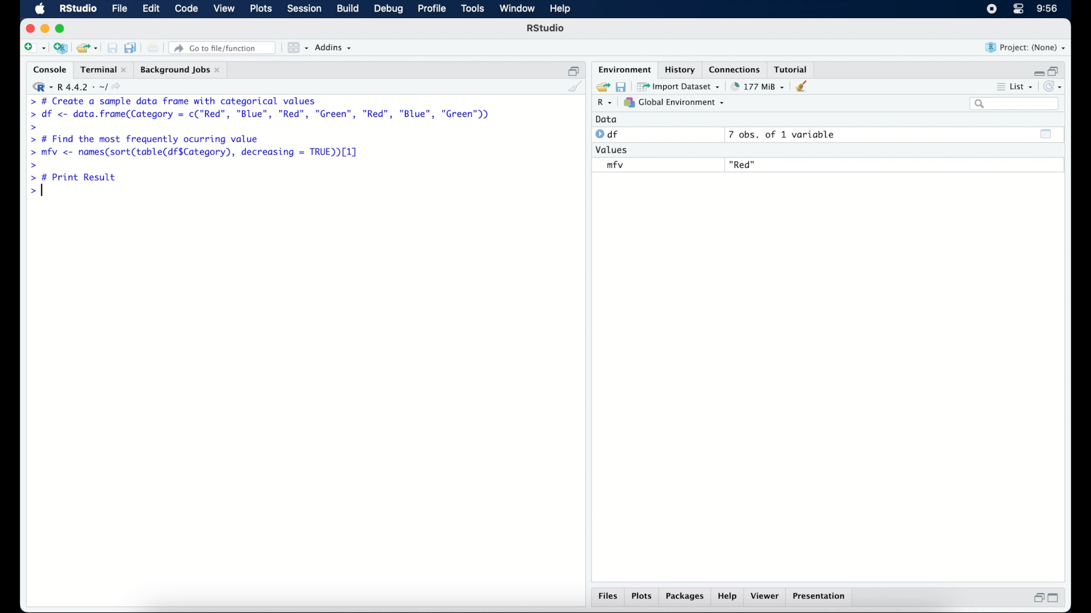 This screenshot has height=613, width=1091. Describe the element at coordinates (131, 47) in the screenshot. I see `save all open documents` at that location.